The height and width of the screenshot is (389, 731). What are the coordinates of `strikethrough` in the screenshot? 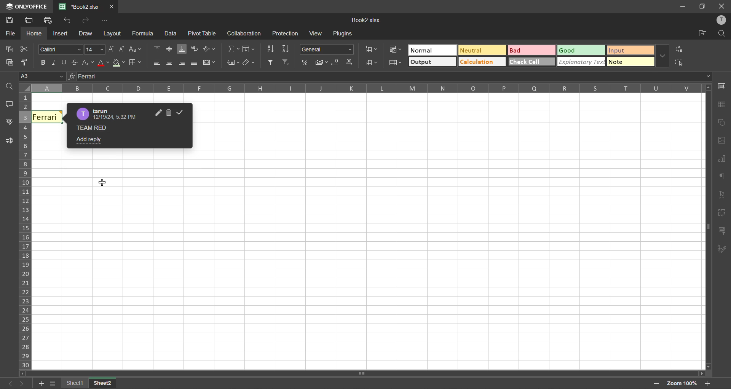 It's located at (77, 62).